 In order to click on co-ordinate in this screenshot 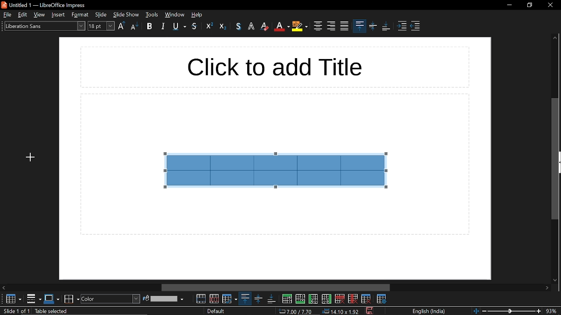, I will do `click(296, 311)`.